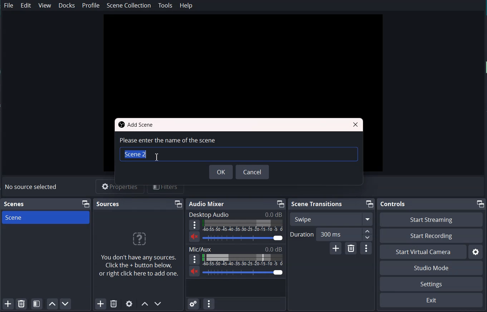 Image resolution: width=487 pixels, height=312 pixels. What do you see at coordinates (221, 173) in the screenshot?
I see `OK` at bounding box center [221, 173].